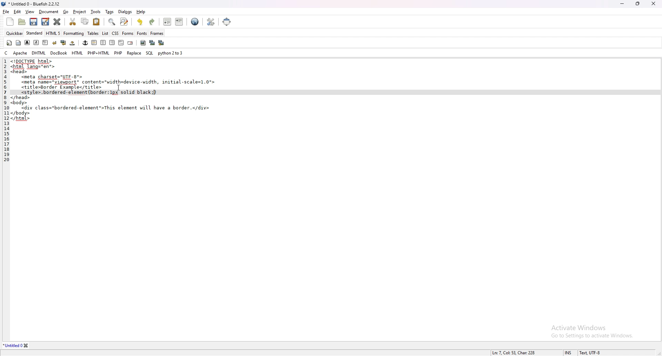 This screenshot has width=662, height=356. Describe the element at coordinates (105, 33) in the screenshot. I see `list` at that location.